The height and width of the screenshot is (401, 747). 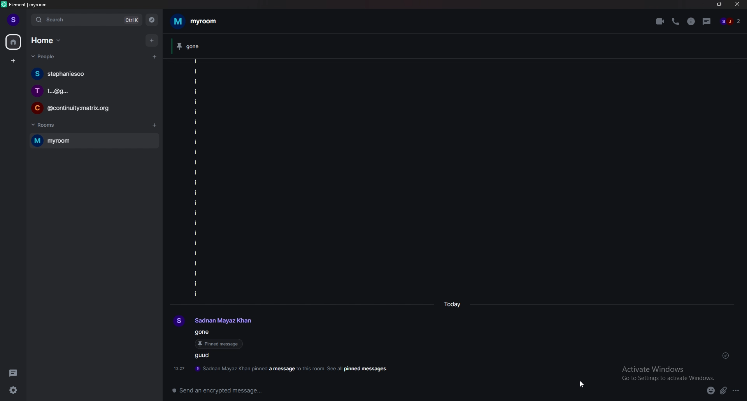 I want to click on home, so click(x=14, y=42).